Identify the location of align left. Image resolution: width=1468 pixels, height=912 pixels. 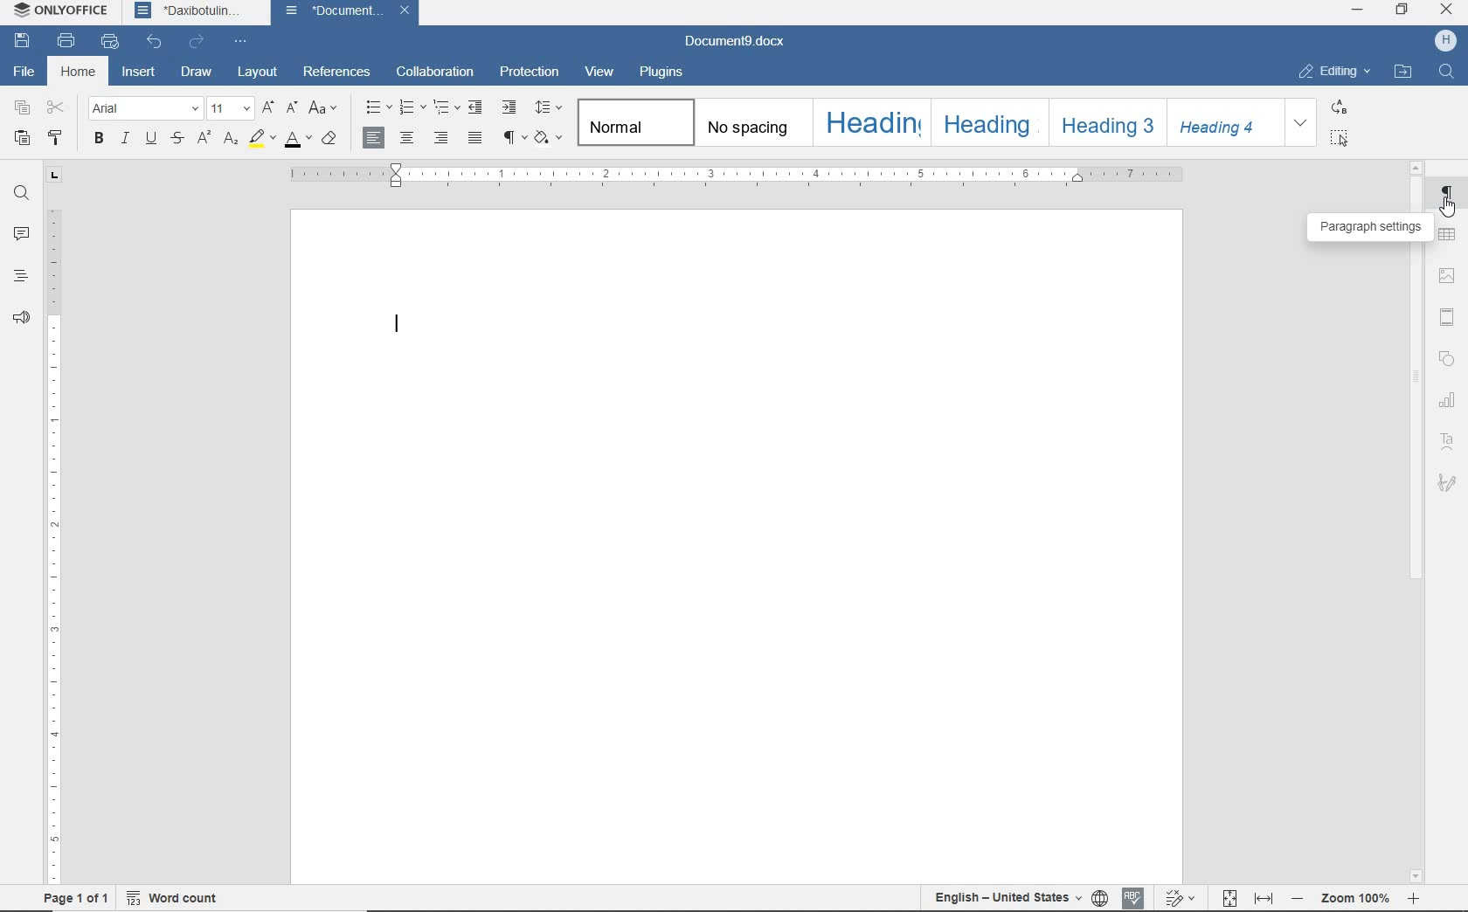
(441, 138).